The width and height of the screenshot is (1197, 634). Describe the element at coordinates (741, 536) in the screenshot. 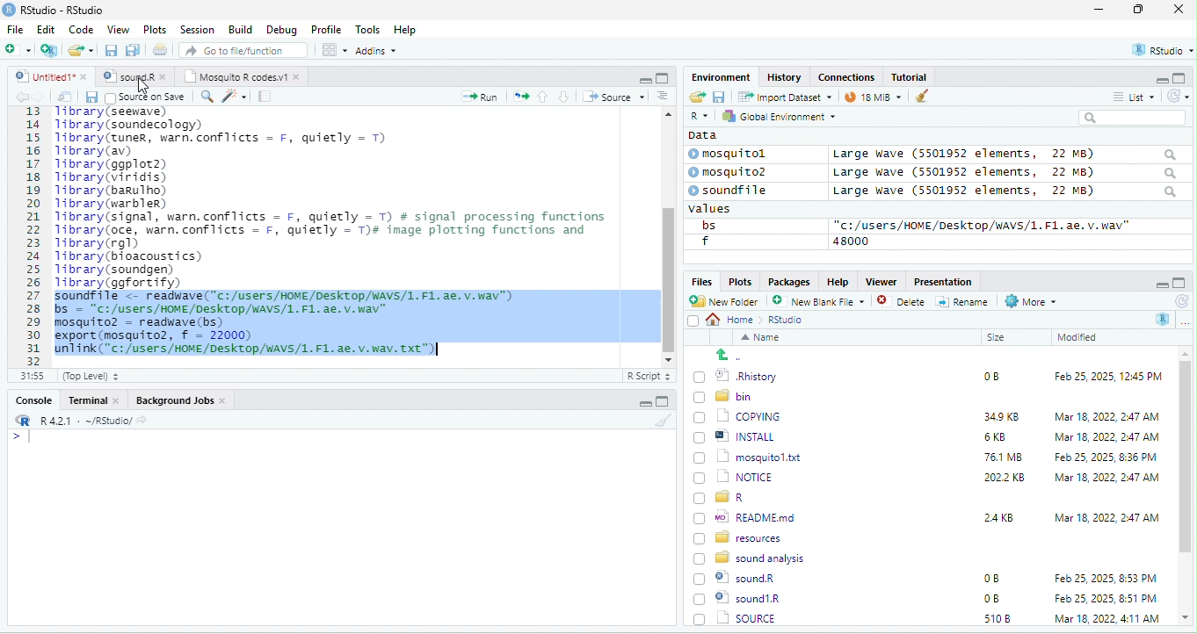

I see `BD resources` at that location.